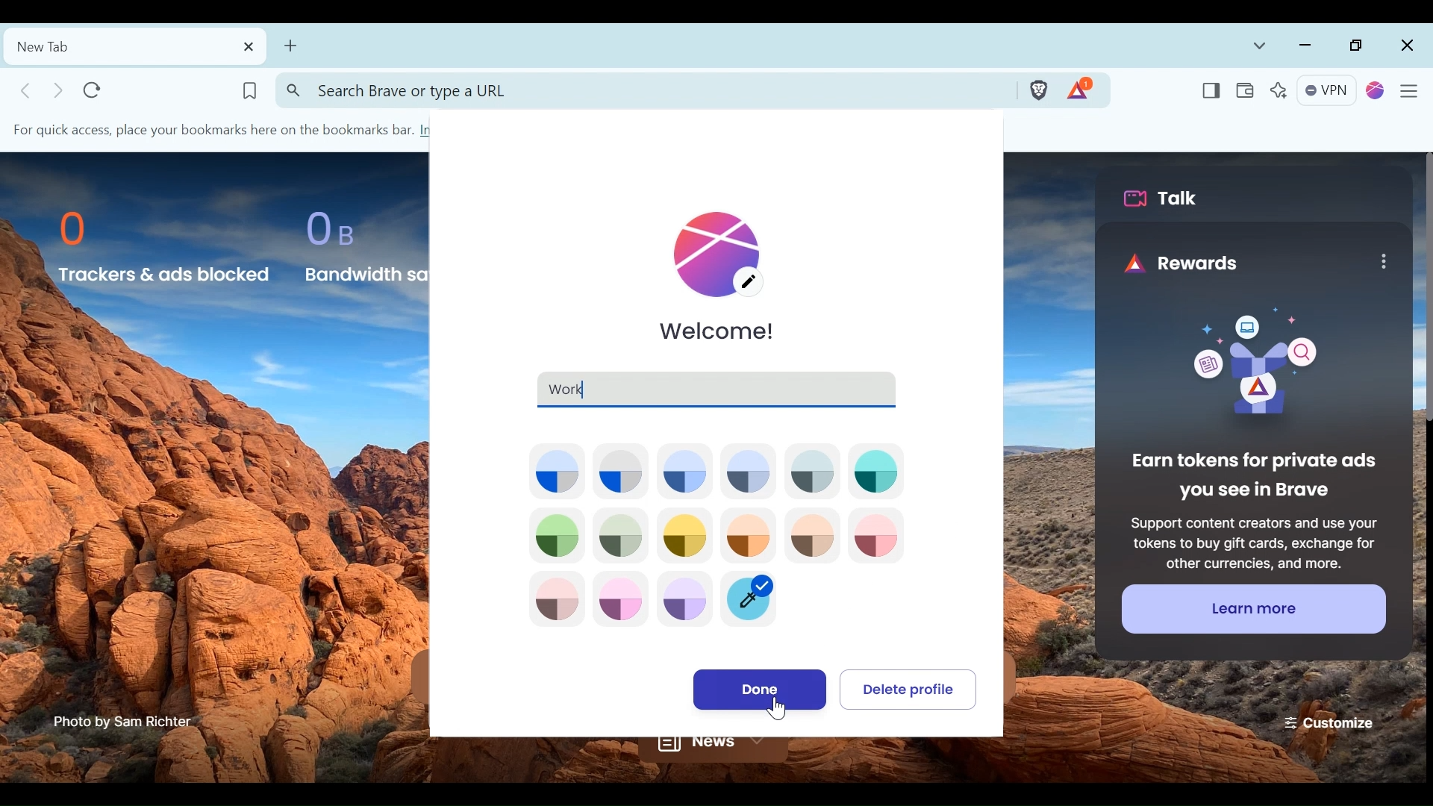 The image size is (1433, 806). What do you see at coordinates (618, 601) in the screenshot?
I see `Theme` at bounding box center [618, 601].